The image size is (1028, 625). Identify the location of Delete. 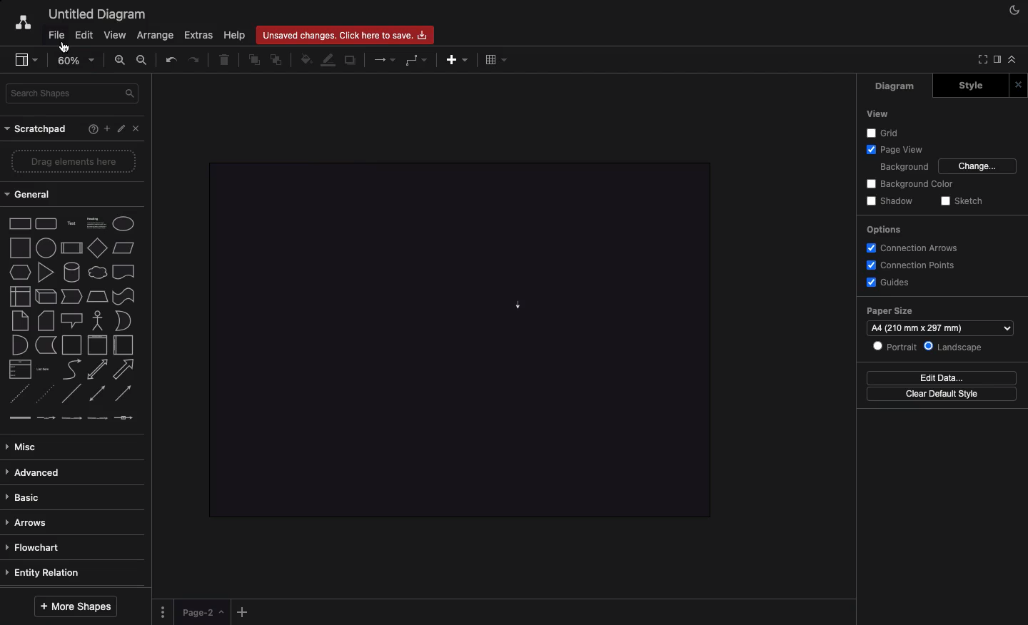
(225, 61).